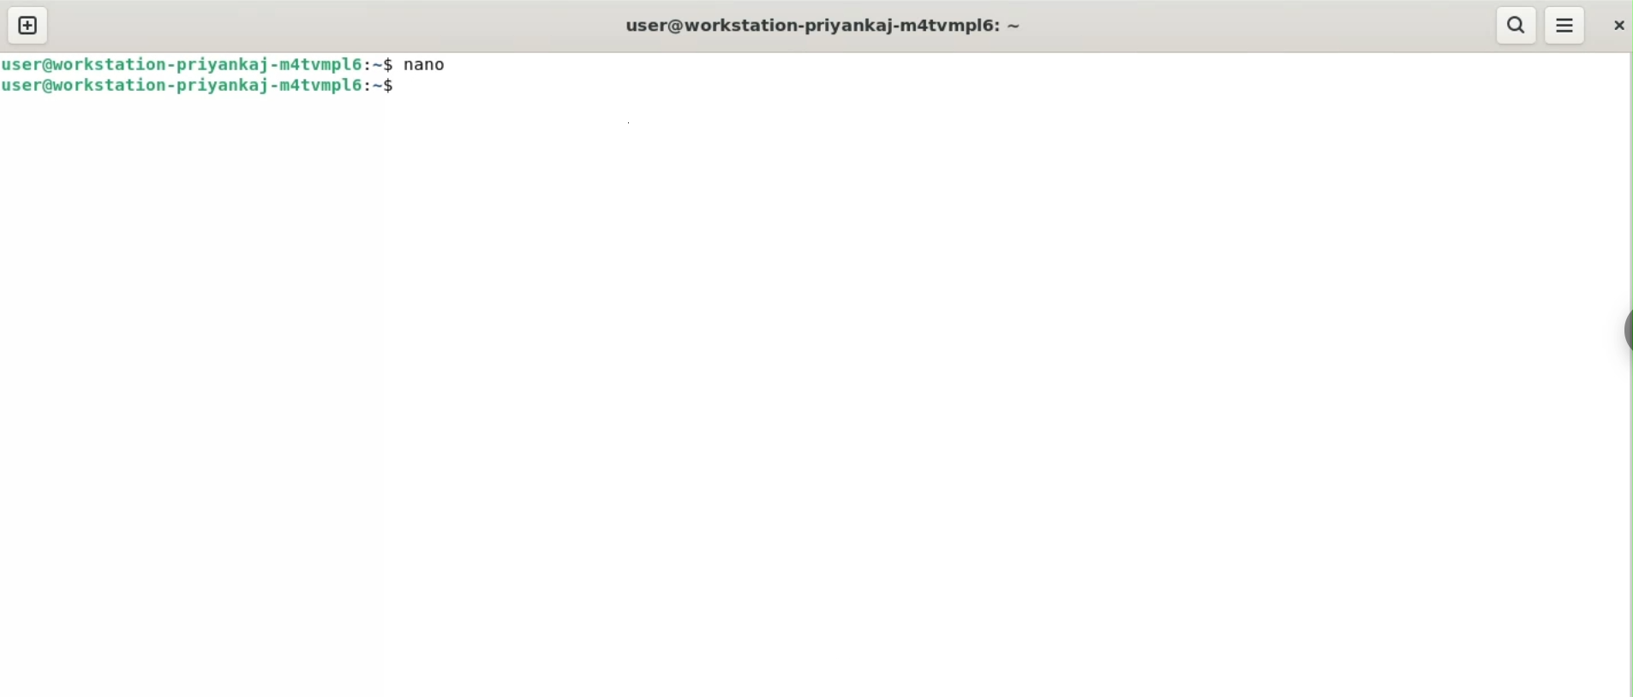  I want to click on user@workstation-privankaj-matvmpl6:~$, so click(199, 63).